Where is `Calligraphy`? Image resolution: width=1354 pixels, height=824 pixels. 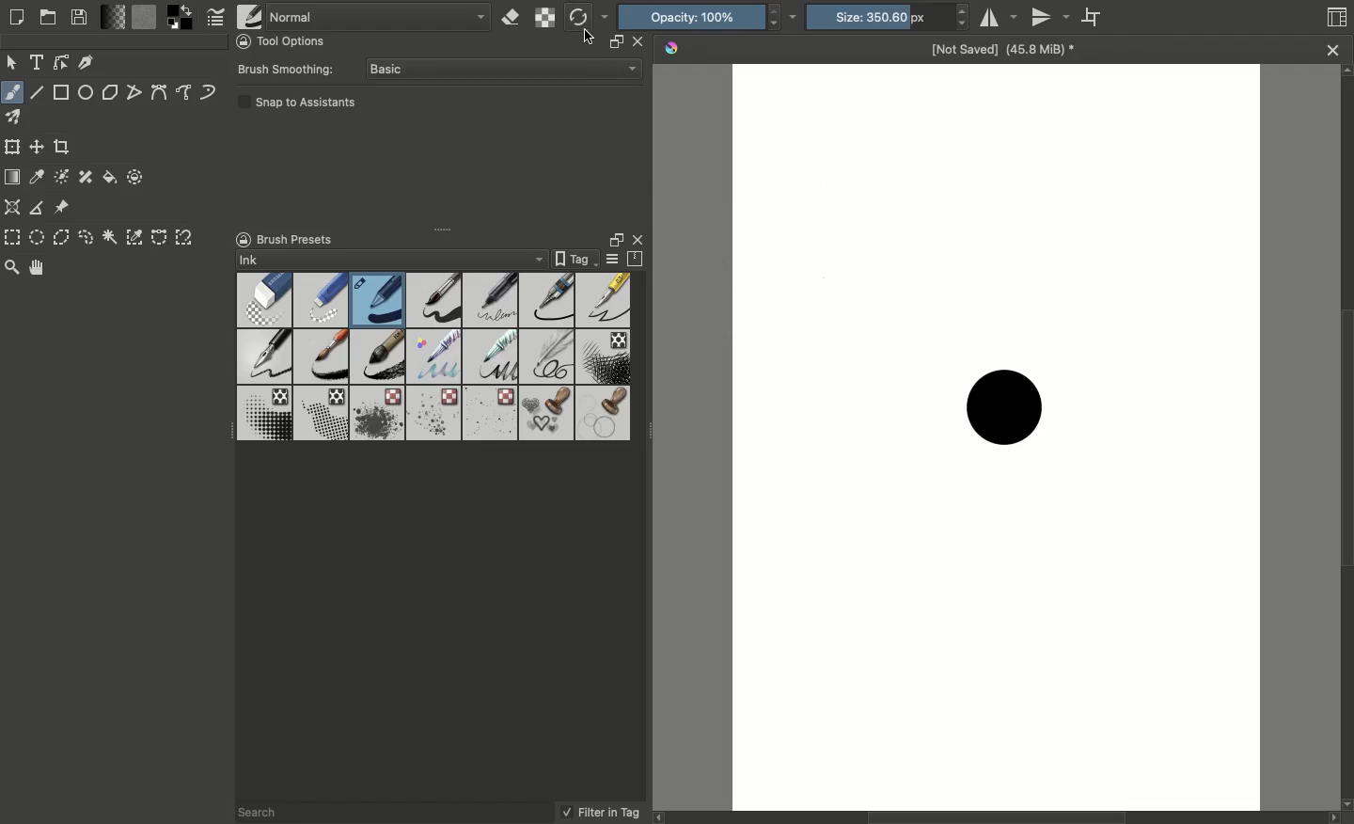
Calligraphy is located at coordinates (87, 62).